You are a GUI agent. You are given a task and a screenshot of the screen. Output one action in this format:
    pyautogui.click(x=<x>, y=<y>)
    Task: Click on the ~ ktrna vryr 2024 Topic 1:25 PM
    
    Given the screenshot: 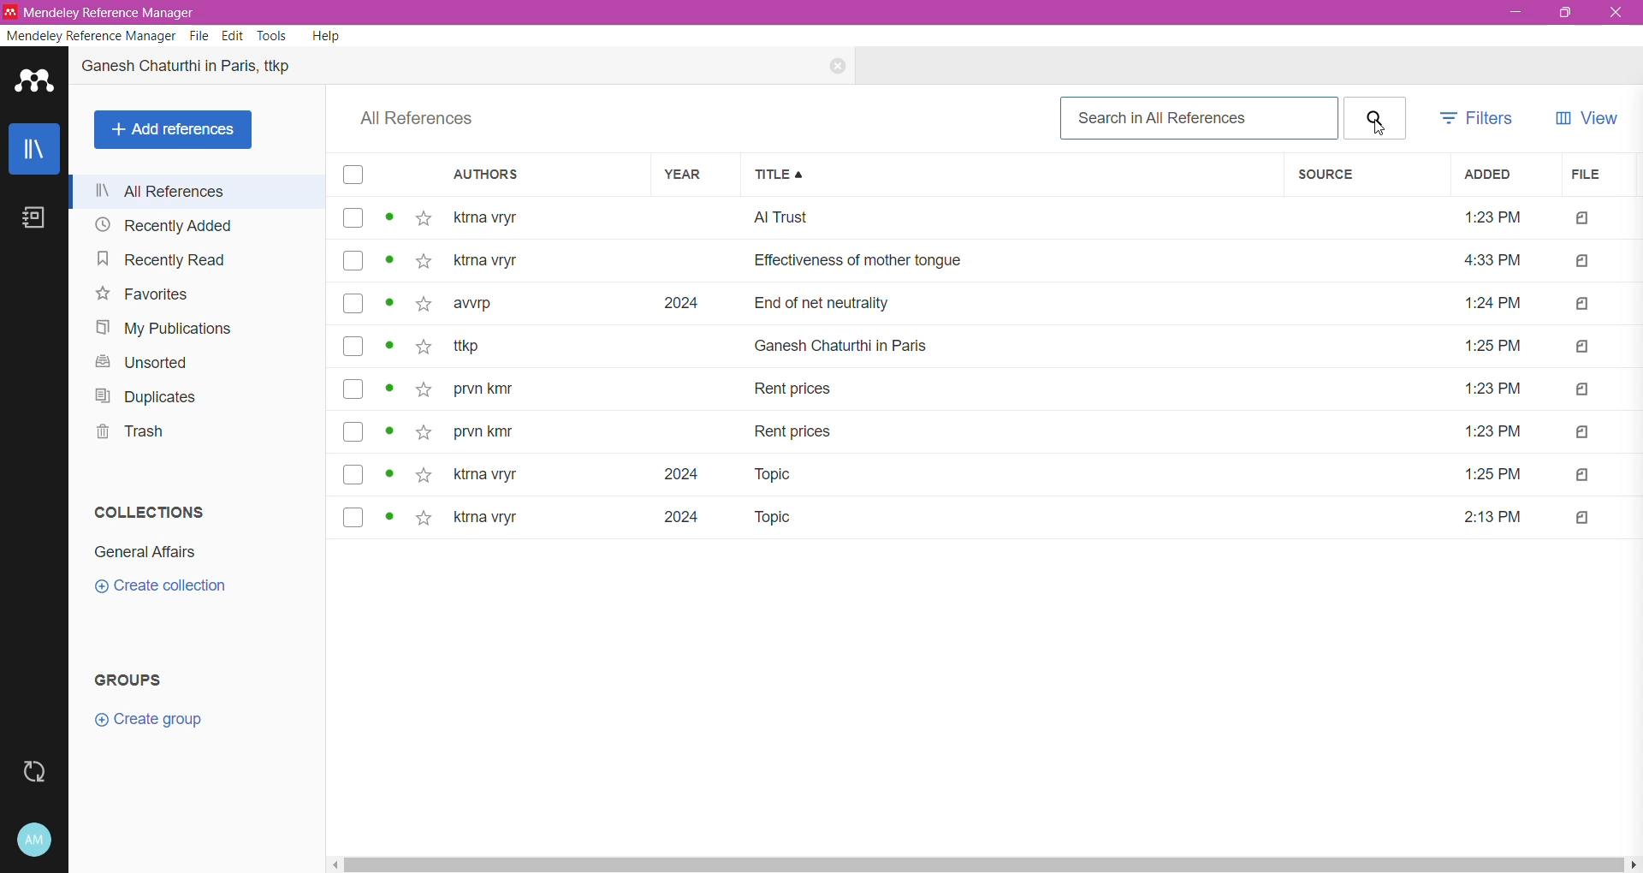 What is the action you would take?
    pyautogui.click(x=990, y=474)
    